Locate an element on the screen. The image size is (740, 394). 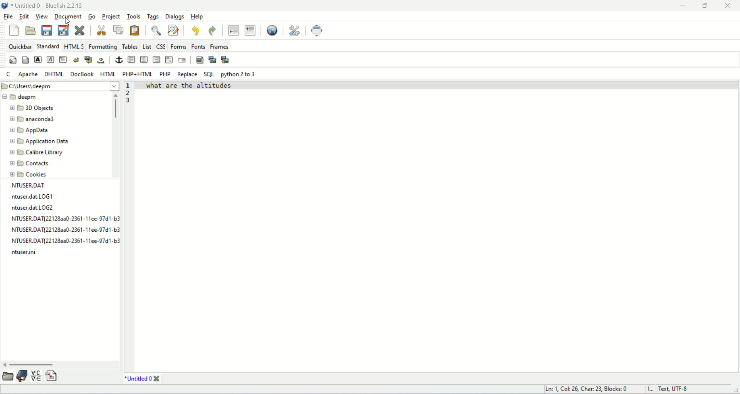
advance find and replace is located at coordinates (173, 31).